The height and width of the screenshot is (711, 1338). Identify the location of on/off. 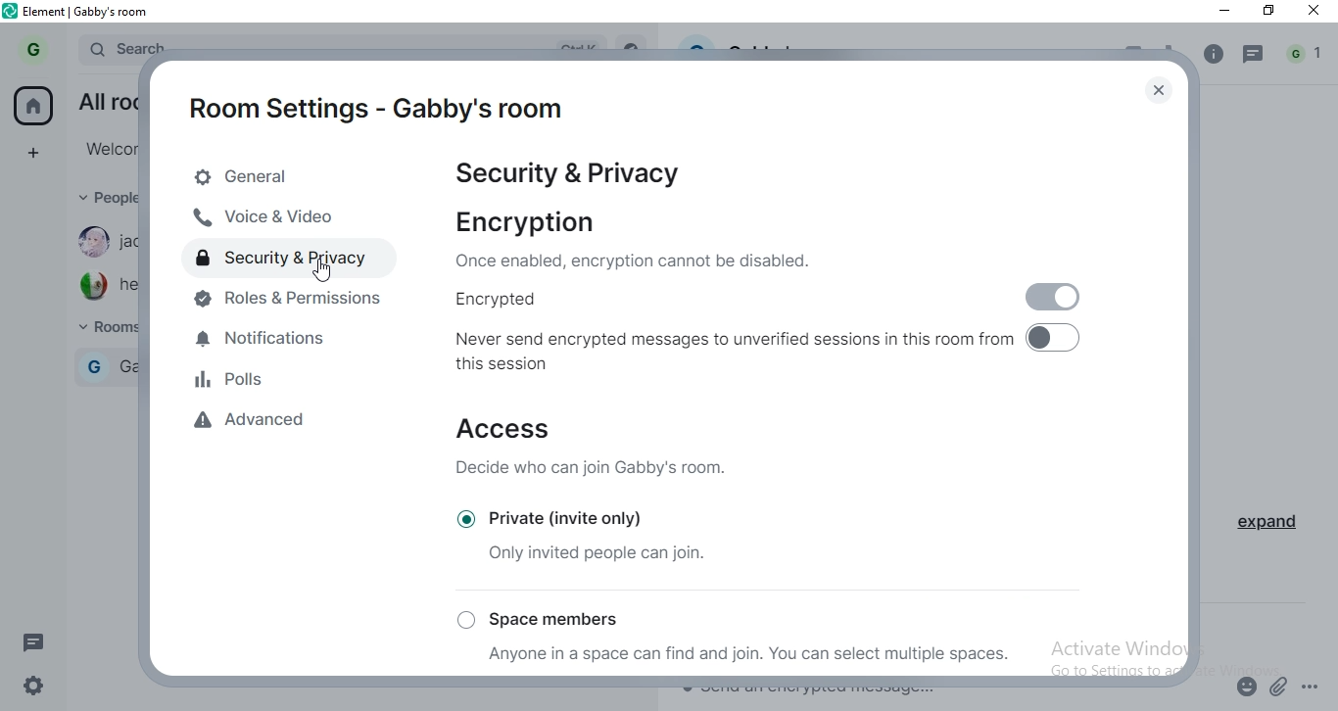
(1053, 294).